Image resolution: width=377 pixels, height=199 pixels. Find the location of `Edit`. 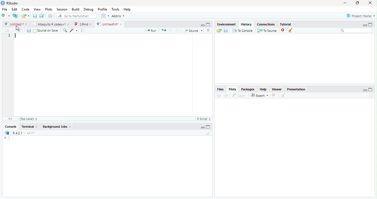

Edit is located at coordinates (14, 9).